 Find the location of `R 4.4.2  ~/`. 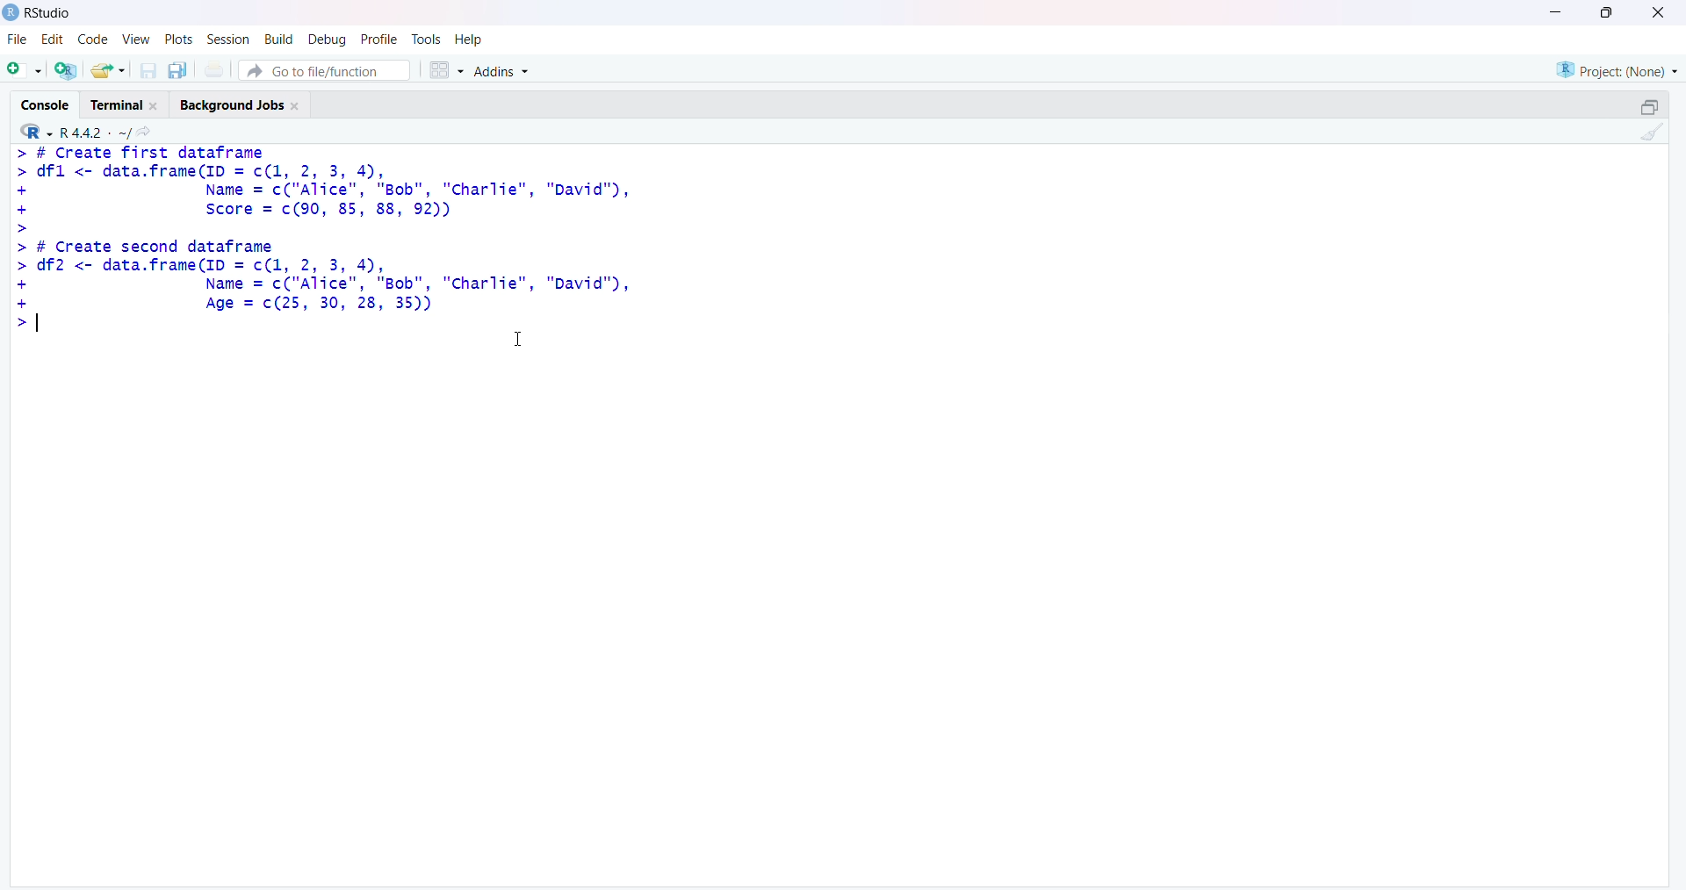

R 4.4.2  ~/ is located at coordinates (95, 133).